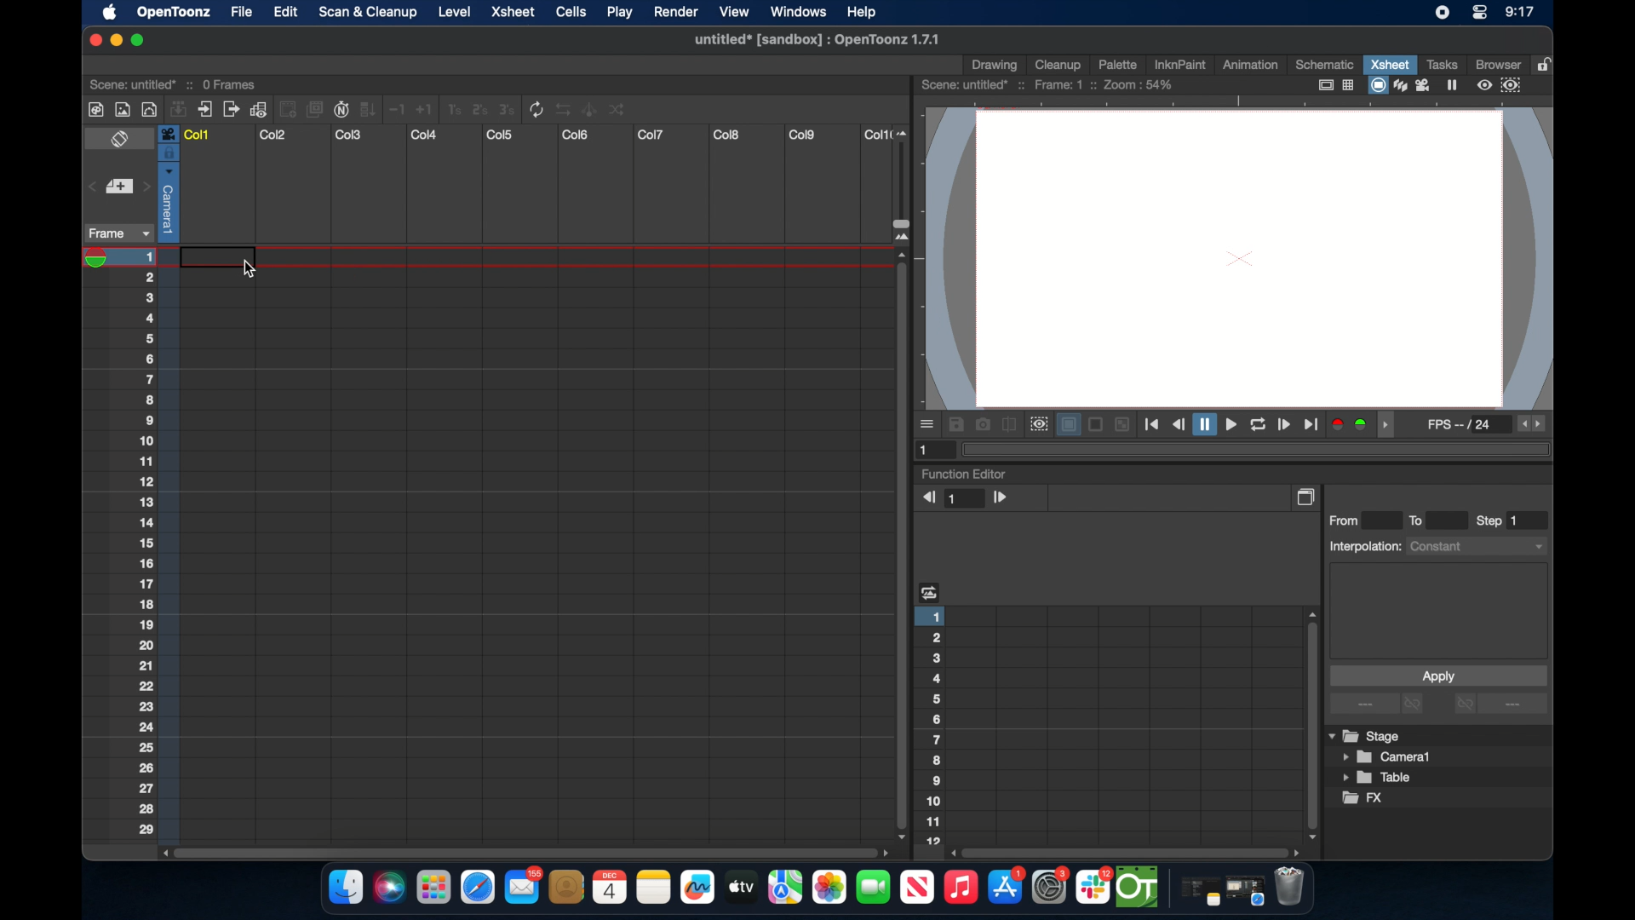 The width and height of the screenshot is (1635, 920). Describe the element at coordinates (1127, 852) in the screenshot. I see `scroll box` at that location.